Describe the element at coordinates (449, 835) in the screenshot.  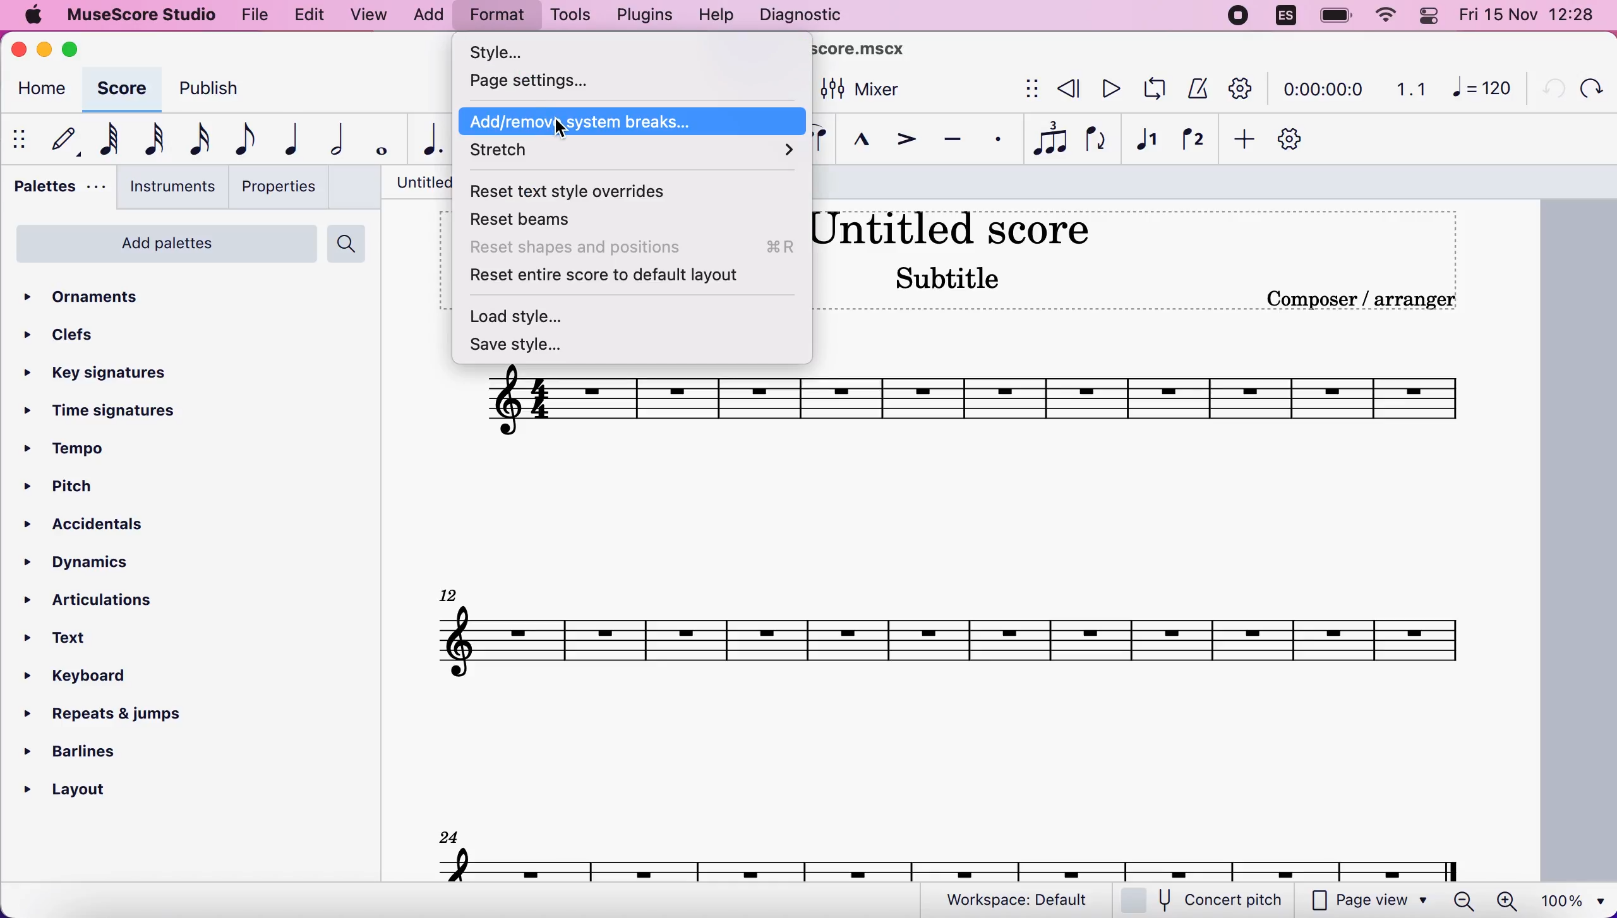
I see `24` at that location.